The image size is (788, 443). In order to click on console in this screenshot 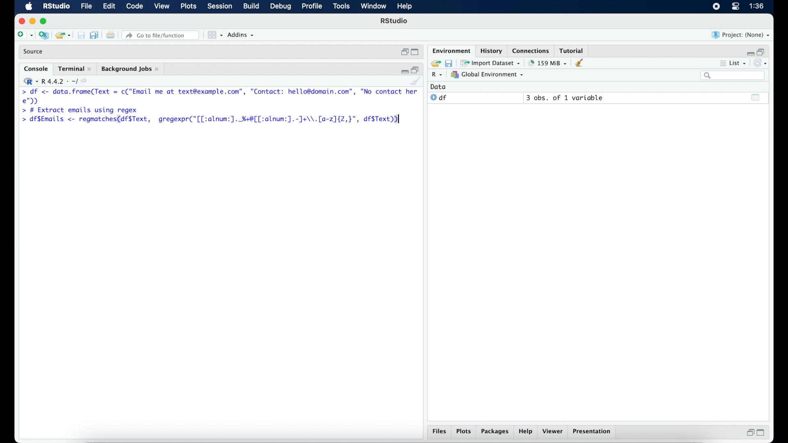, I will do `click(34, 68)`.